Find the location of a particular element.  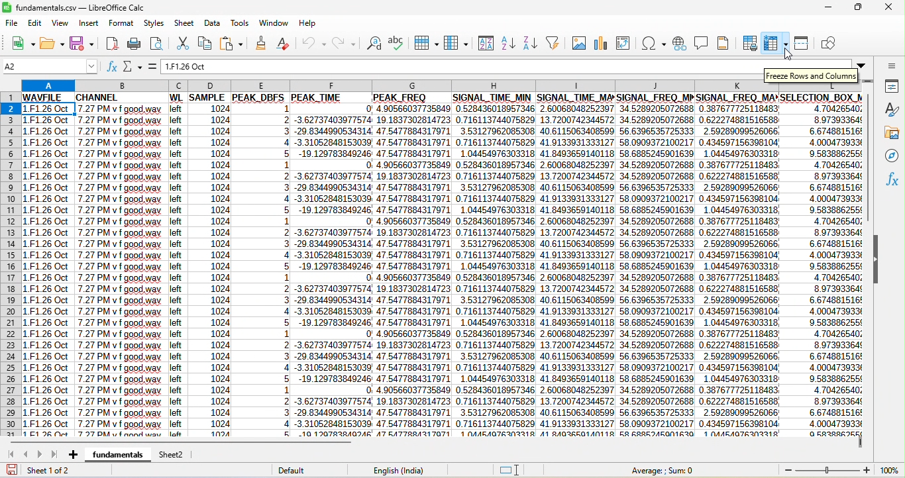

rows is located at coordinates (426, 42).